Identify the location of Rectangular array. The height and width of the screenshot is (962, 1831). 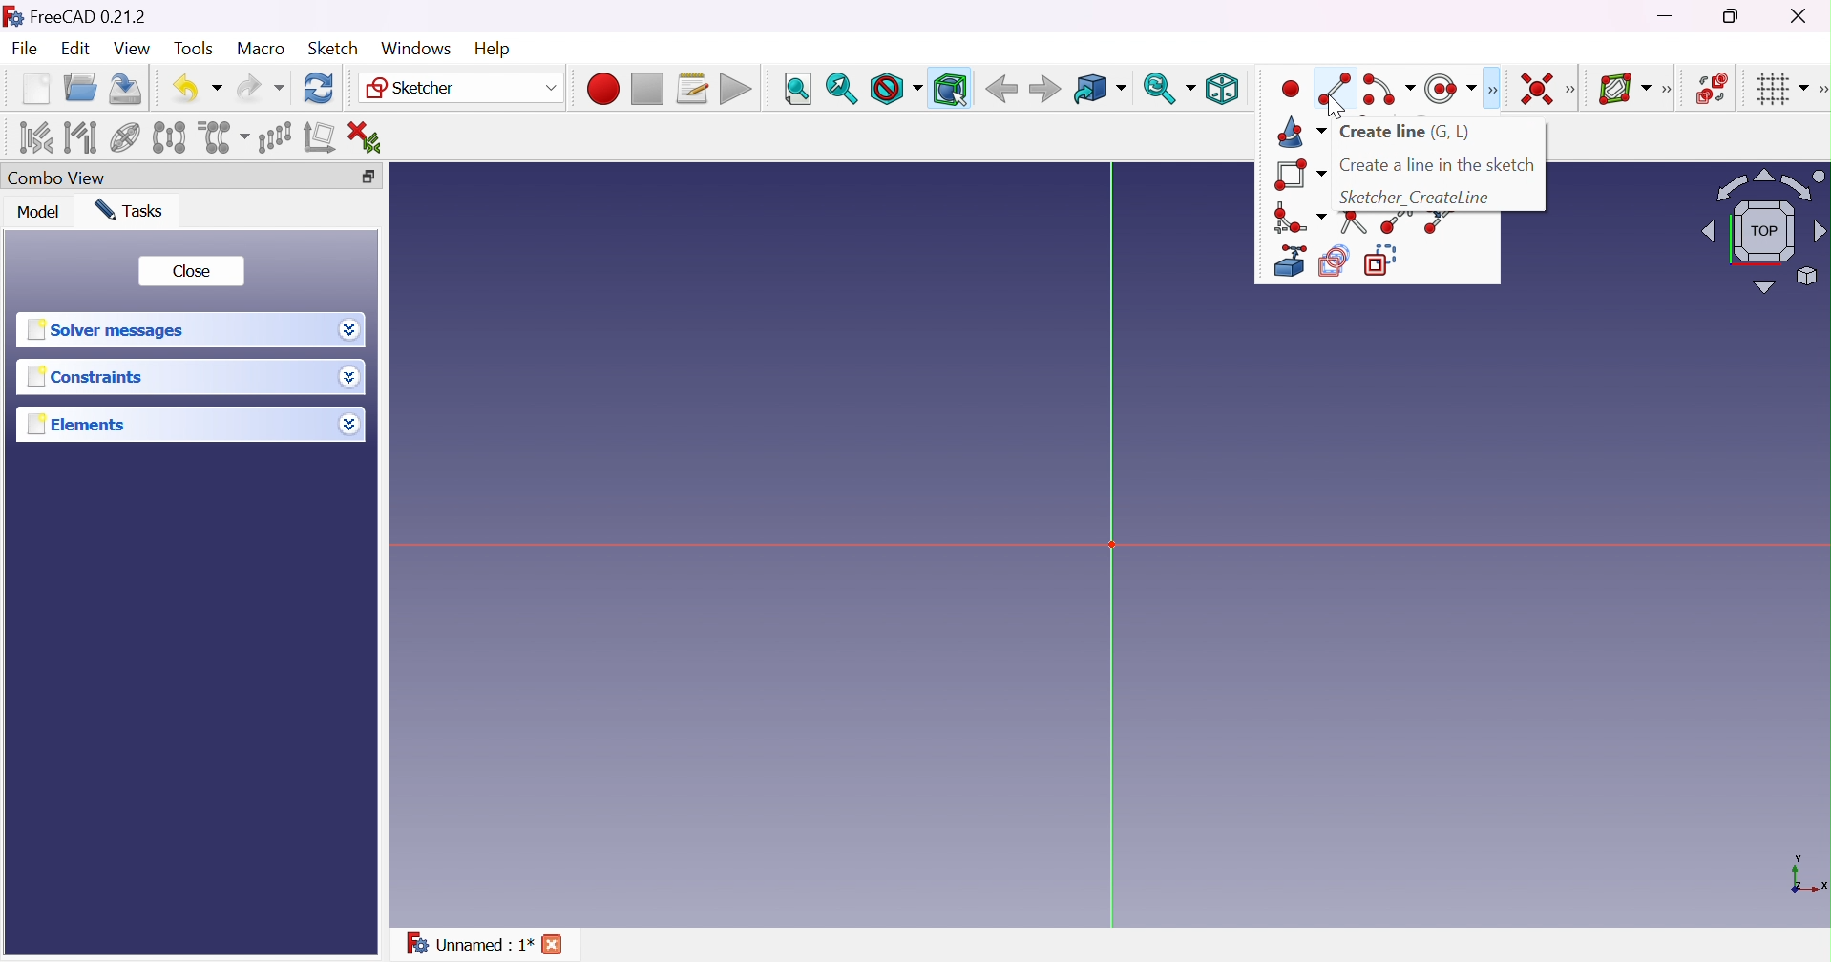
(273, 136).